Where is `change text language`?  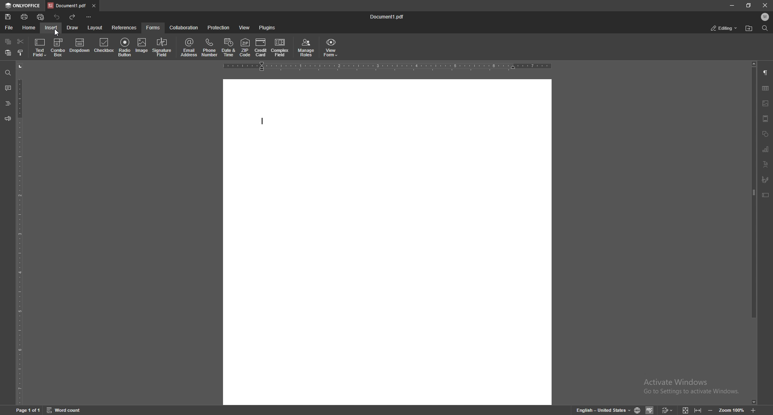 change text language is located at coordinates (604, 410).